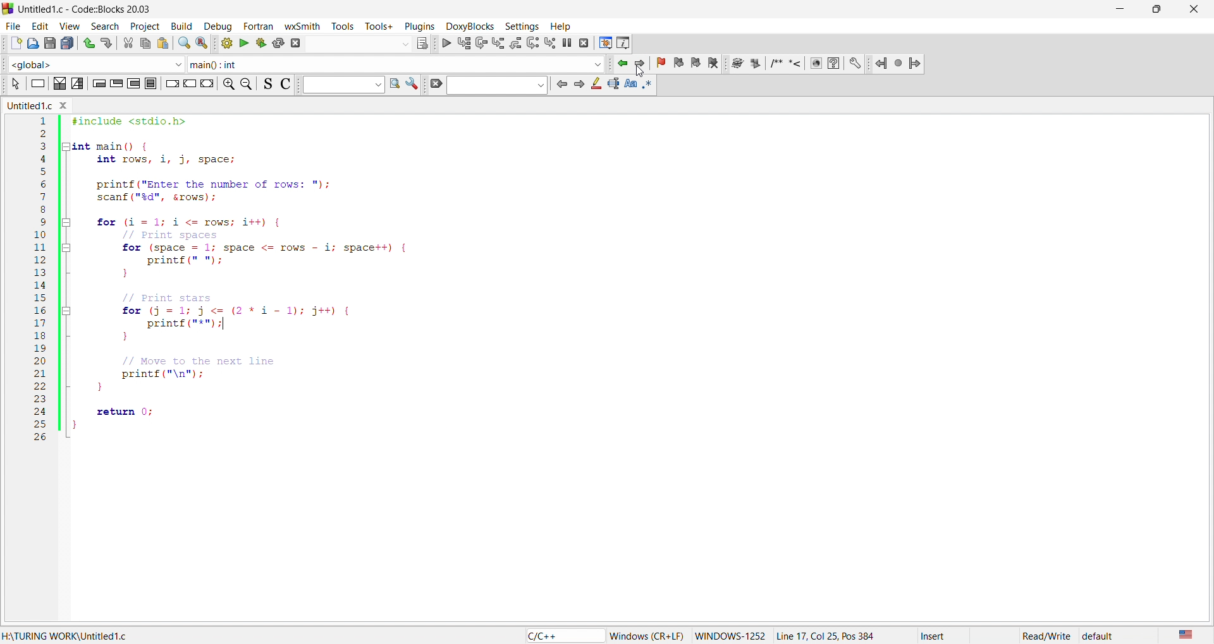  Describe the element at coordinates (218, 25) in the screenshot. I see `debug` at that location.